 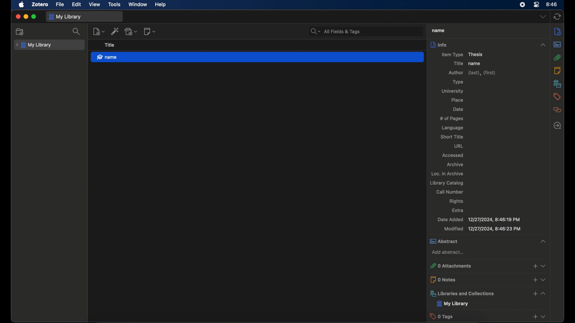 I want to click on screen recorder, so click(x=523, y=4).